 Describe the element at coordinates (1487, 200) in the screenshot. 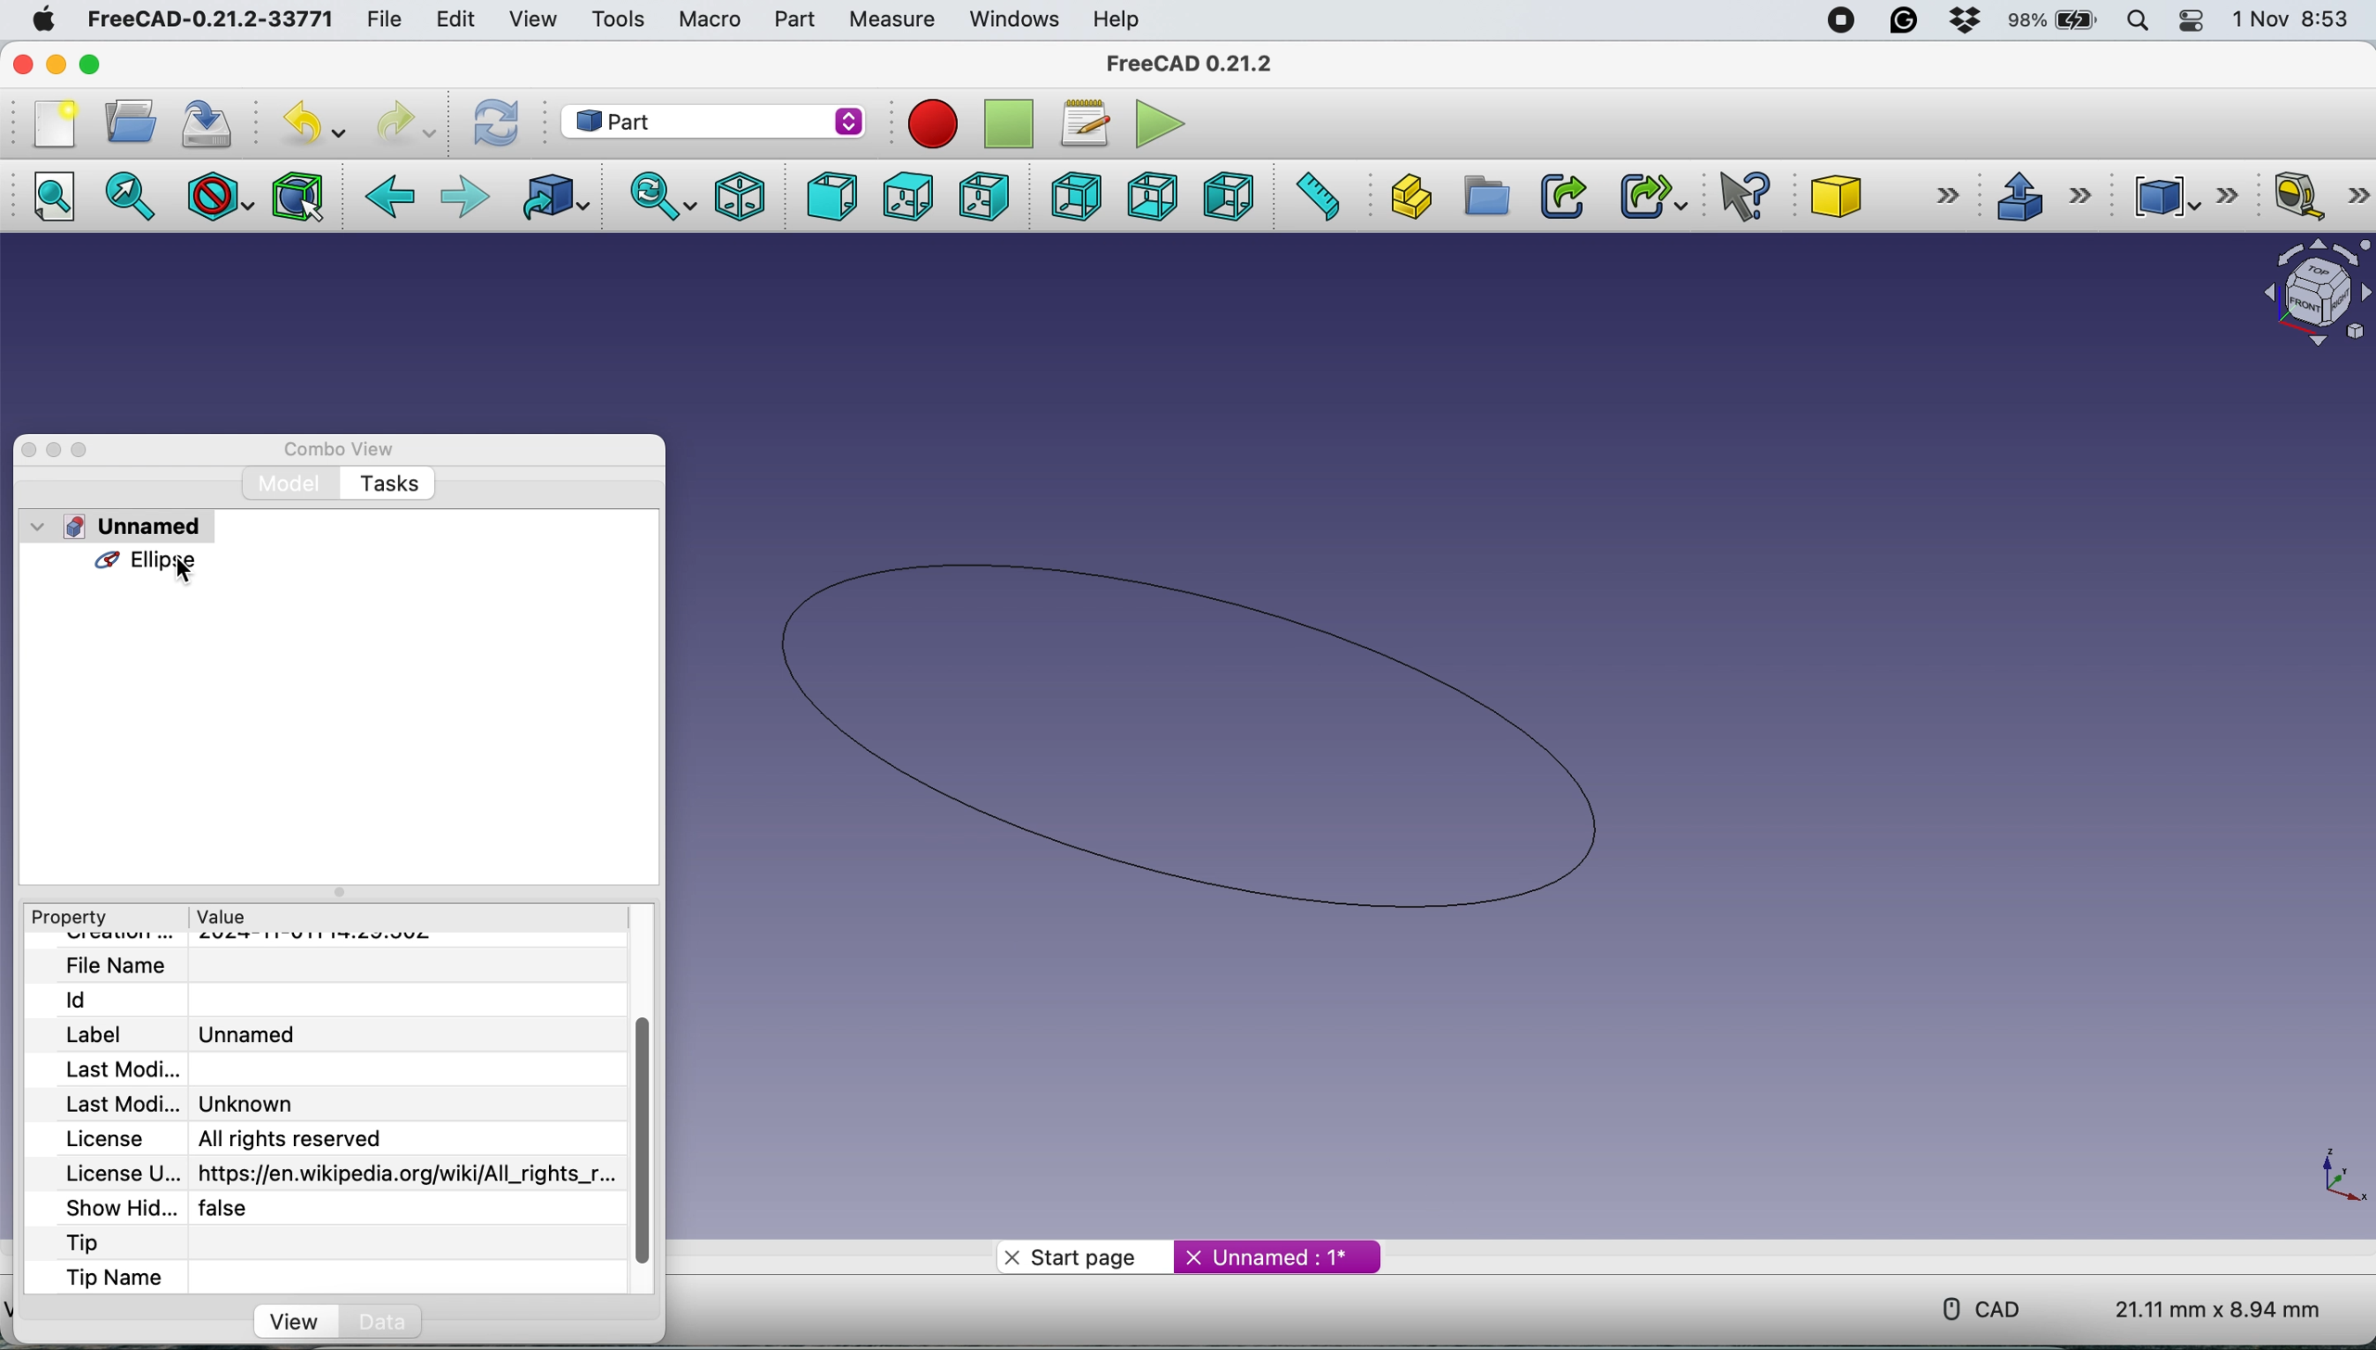

I see `create group` at that location.